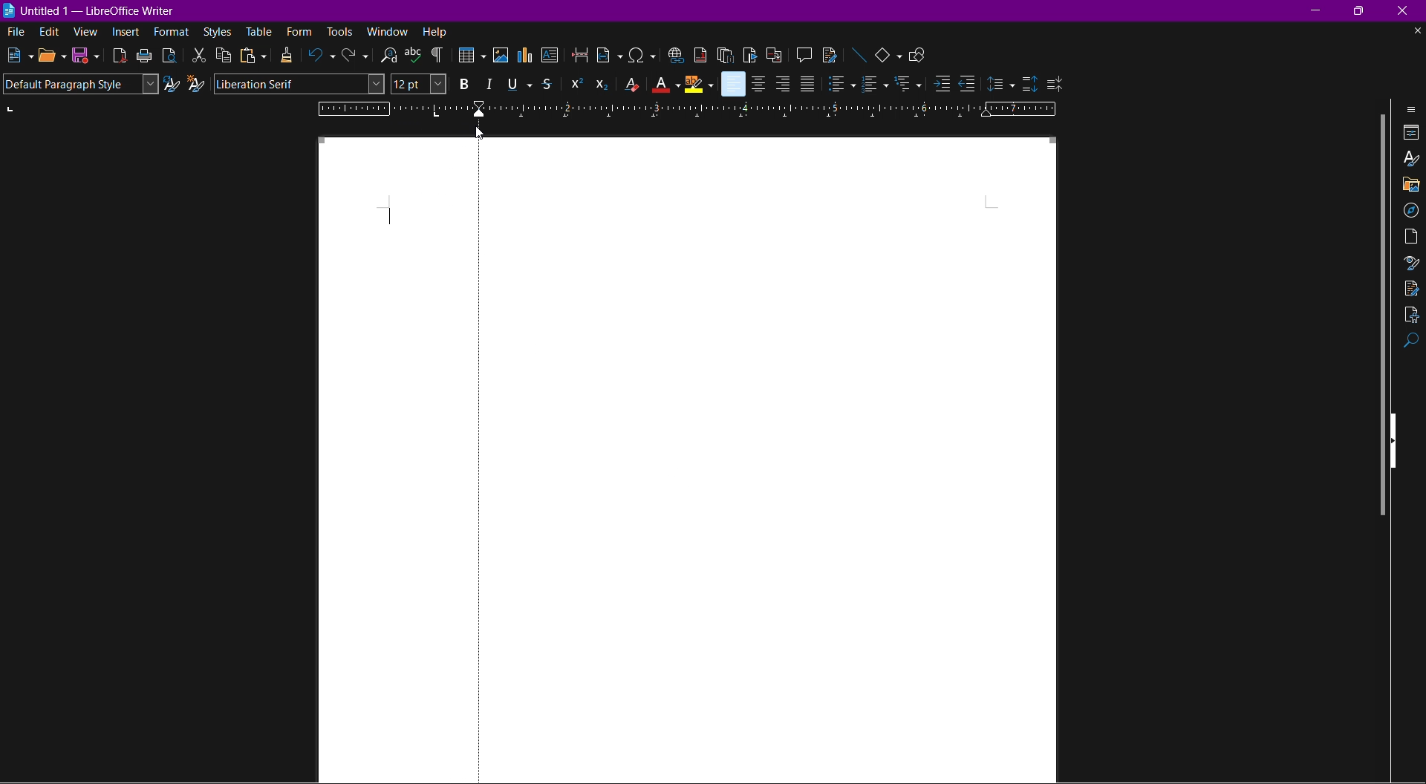 This screenshot has height=784, width=1426. What do you see at coordinates (413, 55) in the screenshot?
I see `Spellcheck` at bounding box center [413, 55].